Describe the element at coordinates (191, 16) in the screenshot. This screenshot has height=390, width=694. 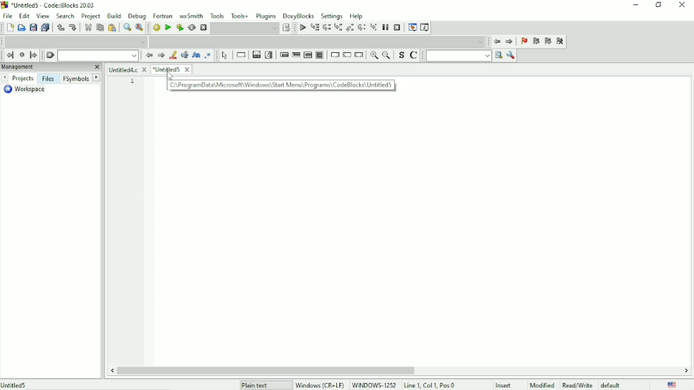
I see `wxSmith` at that location.